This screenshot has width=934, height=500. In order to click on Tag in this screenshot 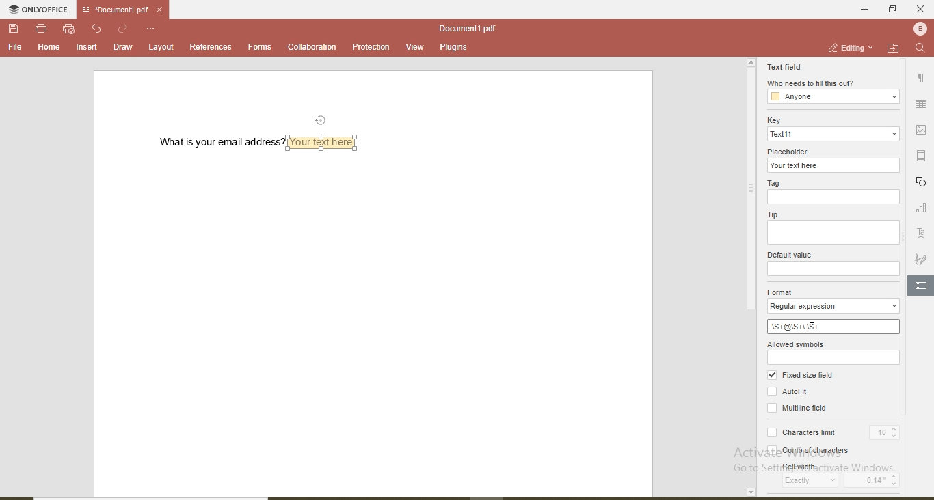, I will do `click(777, 182)`.